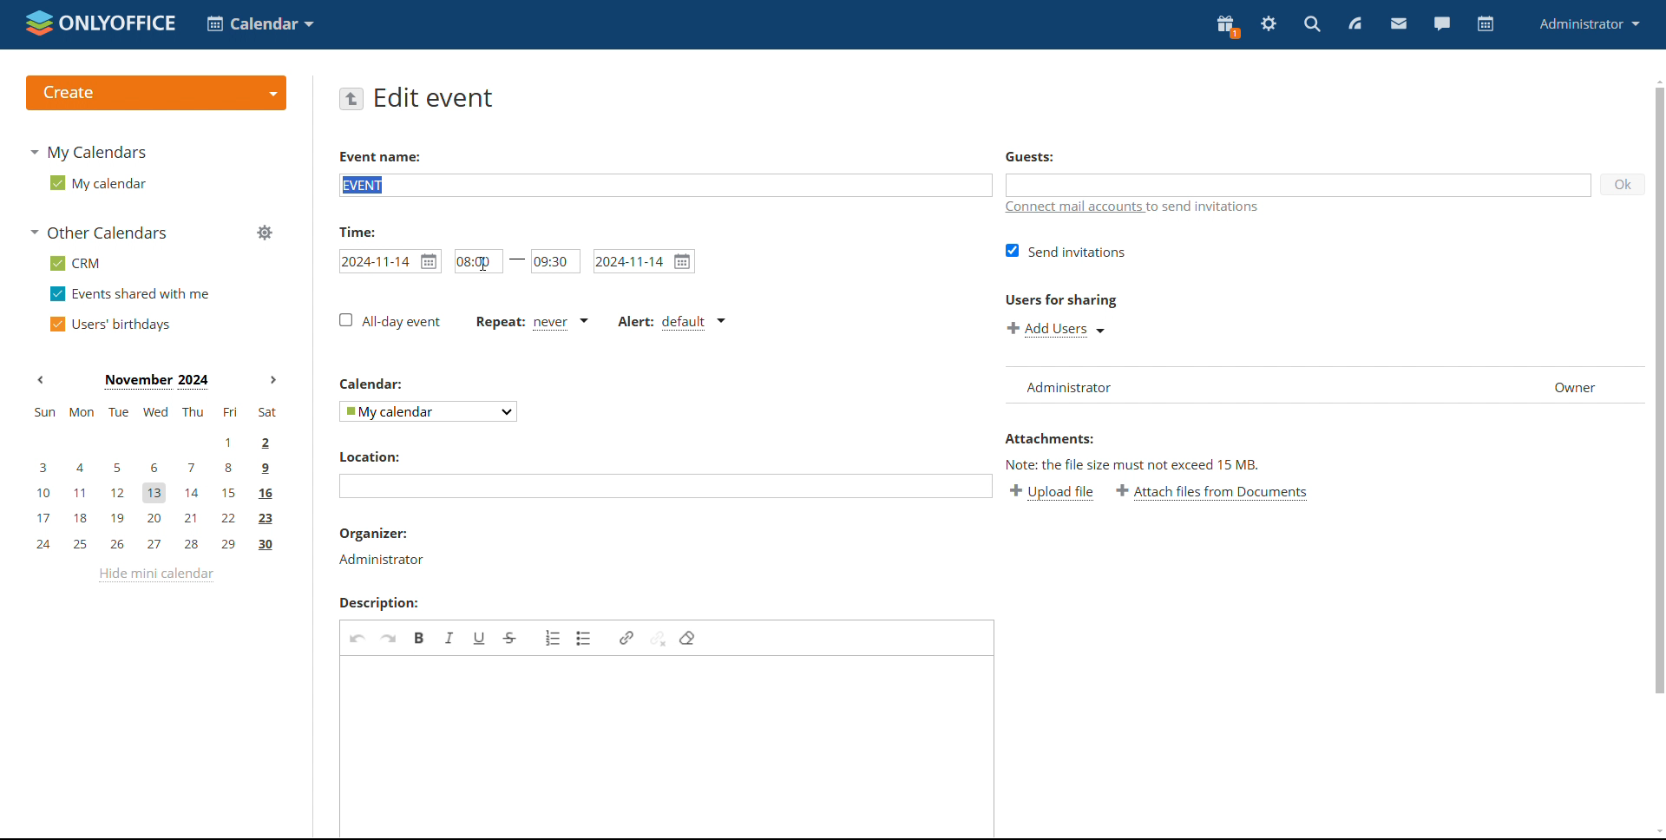 The width and height of the screenshot is (1666, 840). Describe the element at coordinates (435, 98) in the screenshot. I see `edit event` at that location.